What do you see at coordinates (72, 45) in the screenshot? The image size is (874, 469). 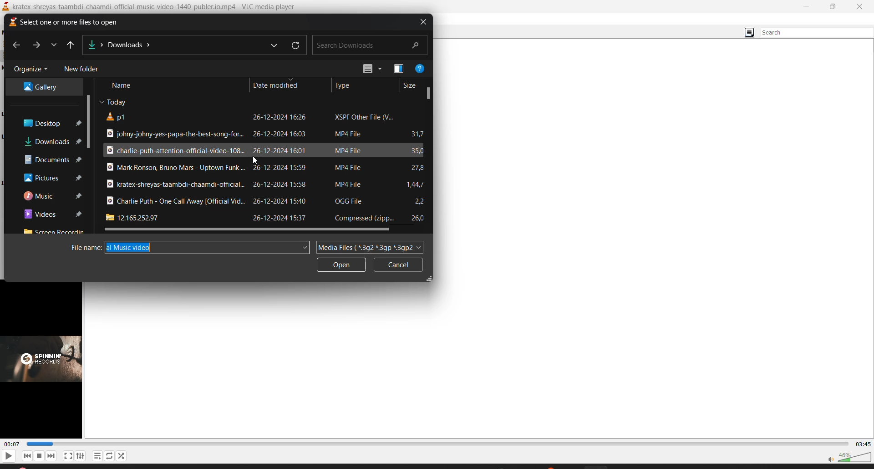 I see `up to desktop` at bounding box center [72, 45].